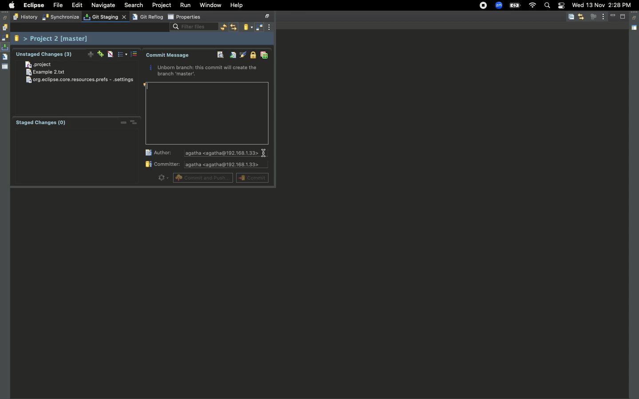 This screenshot has width=639, height=399. What do you see at coordinates (635, 29) in the screenshot?
I see `Shared area` at bounding box center [635, 29].